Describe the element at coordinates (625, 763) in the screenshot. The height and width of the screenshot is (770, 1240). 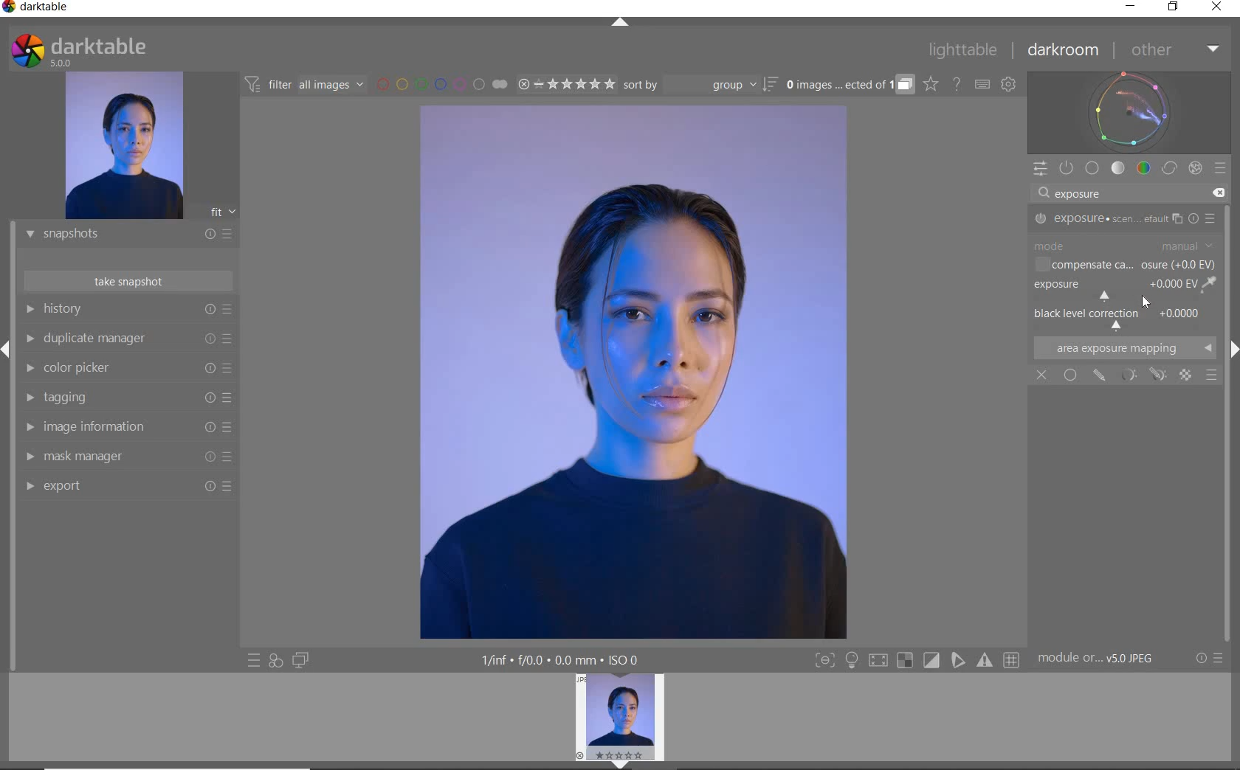
I see `EXPAND/COLLAPSE` at that location.